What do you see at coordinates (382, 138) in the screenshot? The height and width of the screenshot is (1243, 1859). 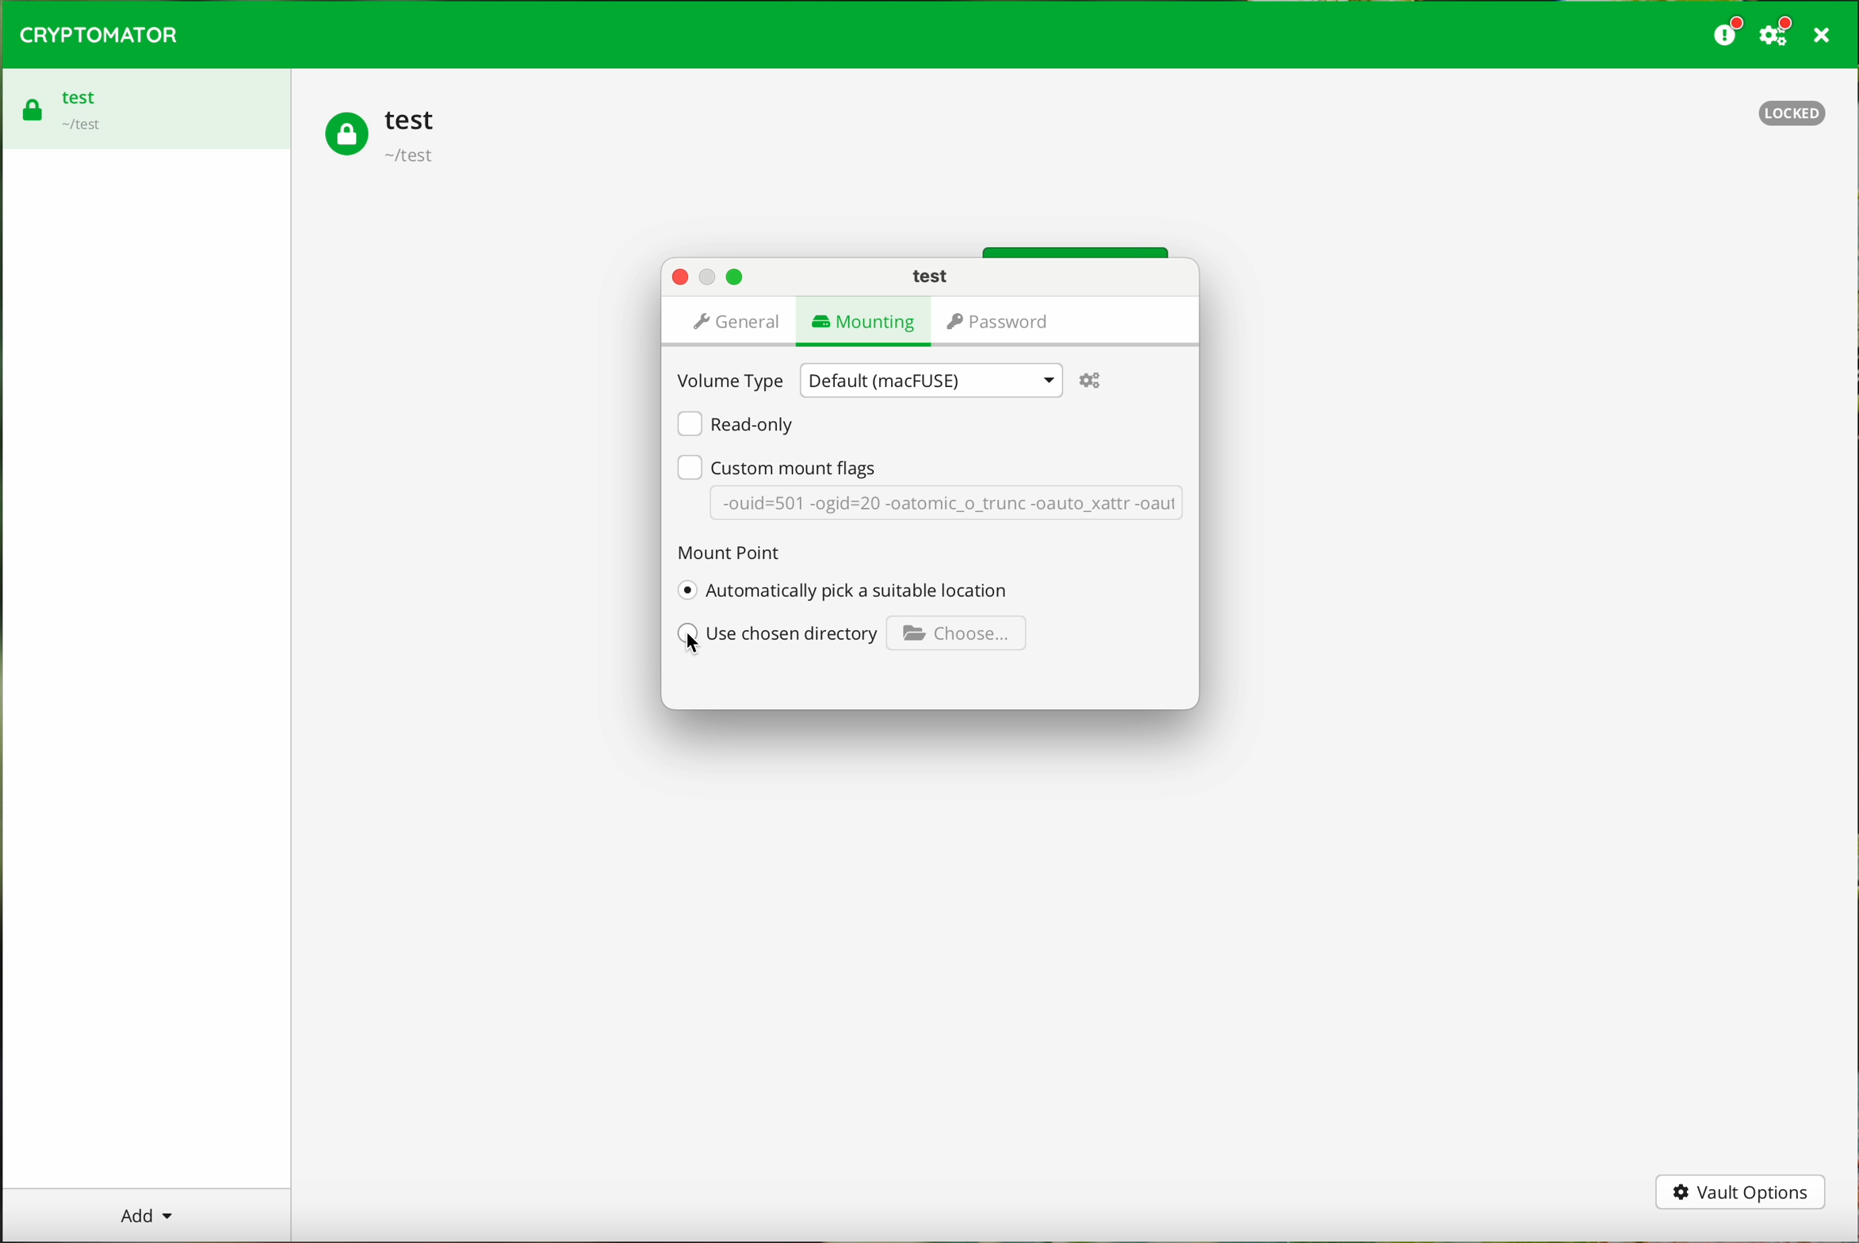 I see `test vault` at bounding box center [382, 138].